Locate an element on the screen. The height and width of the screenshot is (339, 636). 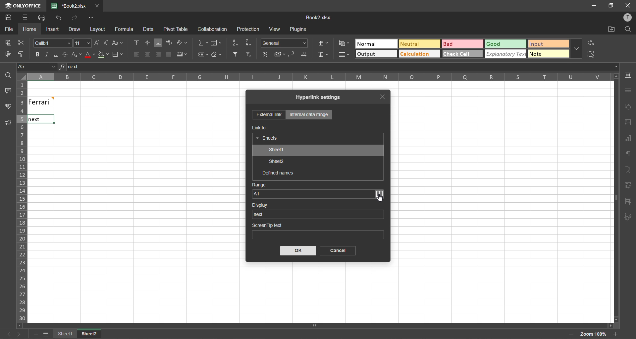
shapes is located at coordinates (629, 107).